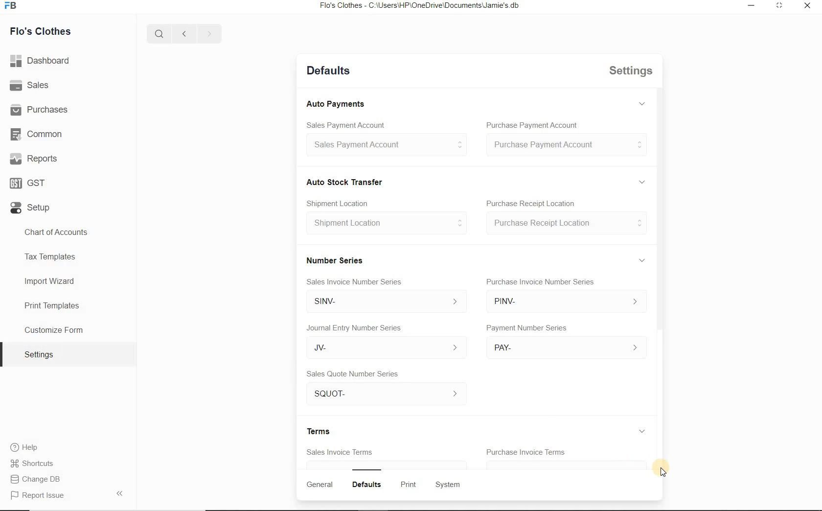 The width and height of the screenshot is (822, 511). Describe the element at coordinates (41, 110) in the screenshot. I see `Purchases` at that location.